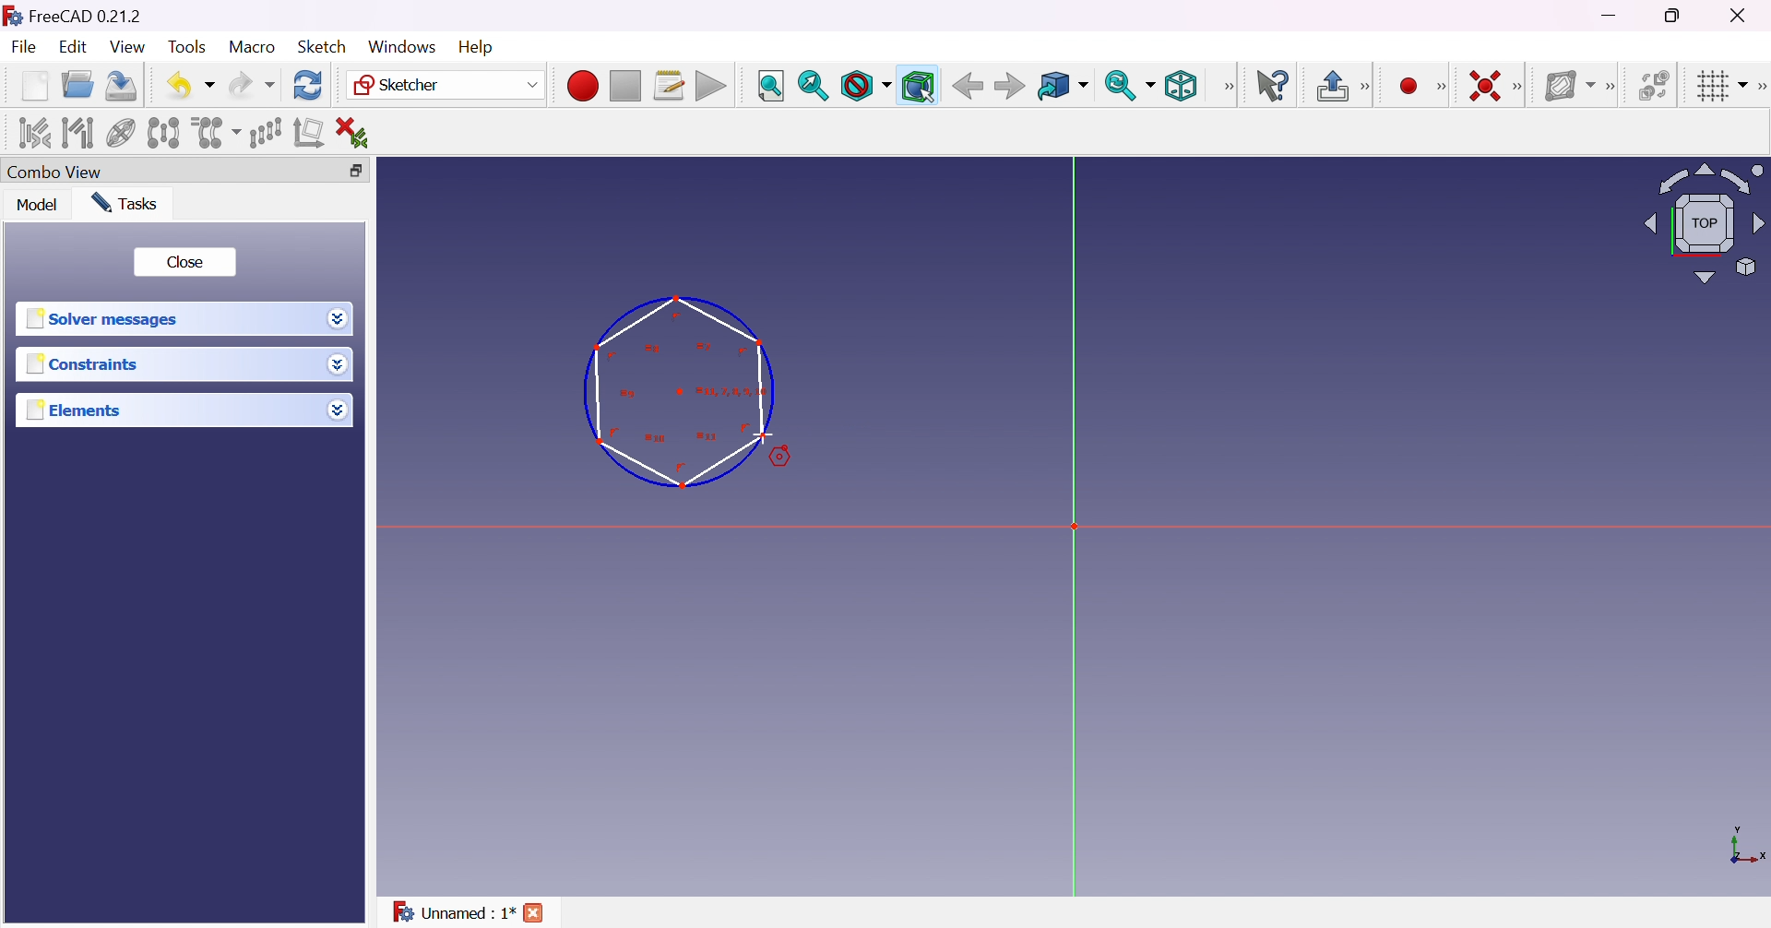 The width and height of the screenshot is (1771, 928). What do you see at coordinates (88, 363) in the screenshot?
I see `Constraints` at bounding box center [88, 363].